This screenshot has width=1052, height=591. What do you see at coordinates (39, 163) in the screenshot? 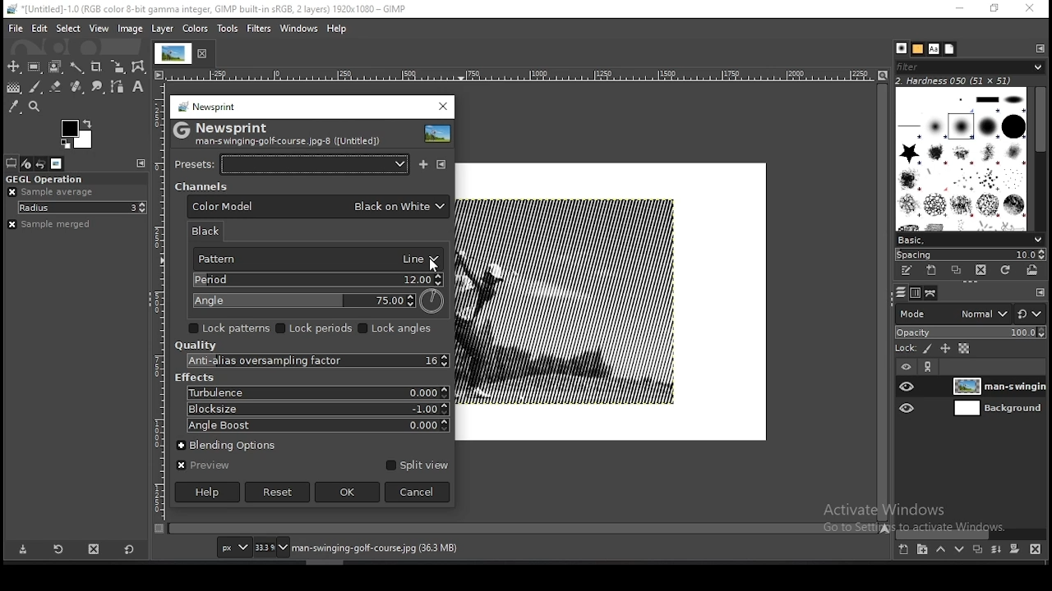
I see `undo history` at bounding box center [39, 163].